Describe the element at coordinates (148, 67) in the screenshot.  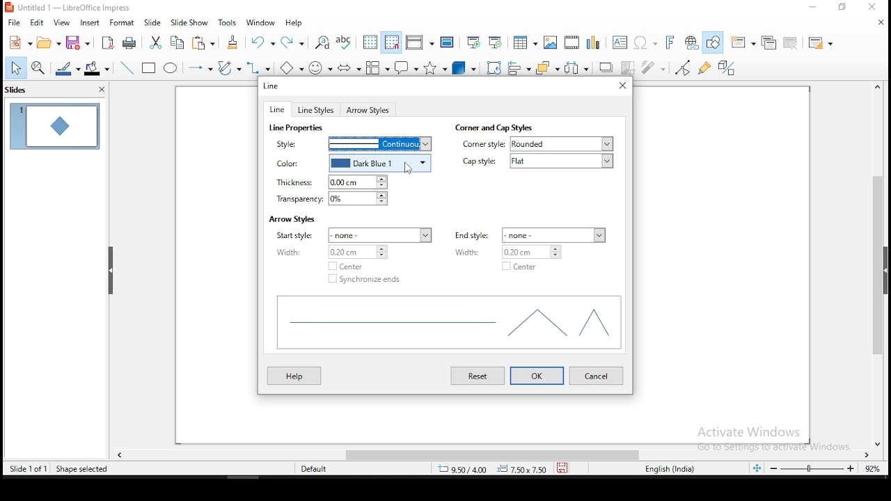
I see `rectangle` at that location.